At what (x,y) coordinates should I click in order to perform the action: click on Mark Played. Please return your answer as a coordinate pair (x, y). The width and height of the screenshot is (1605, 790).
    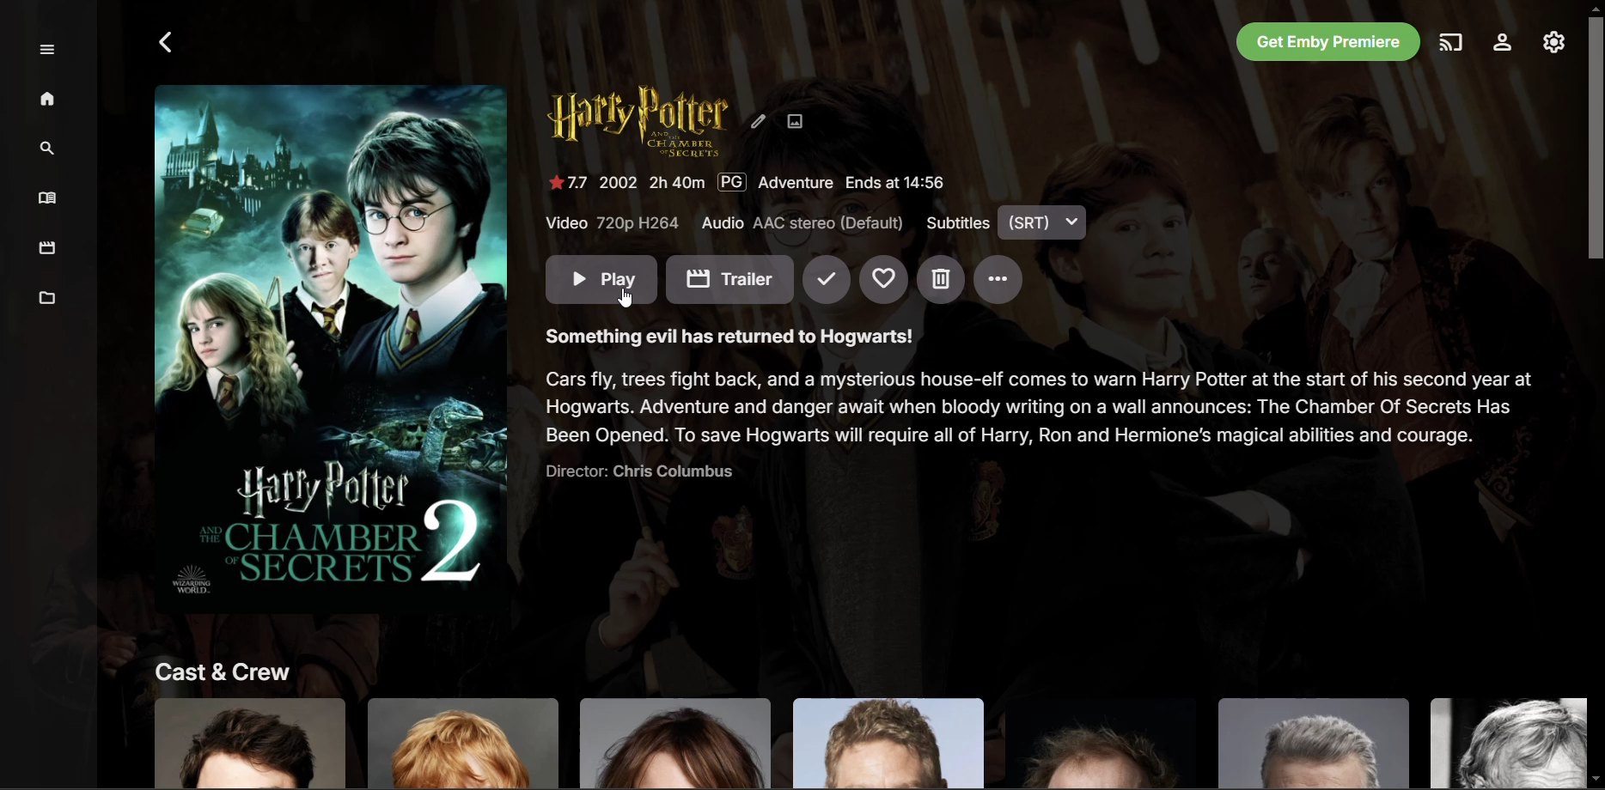
    Looking at the image, I should click on (827, 281).